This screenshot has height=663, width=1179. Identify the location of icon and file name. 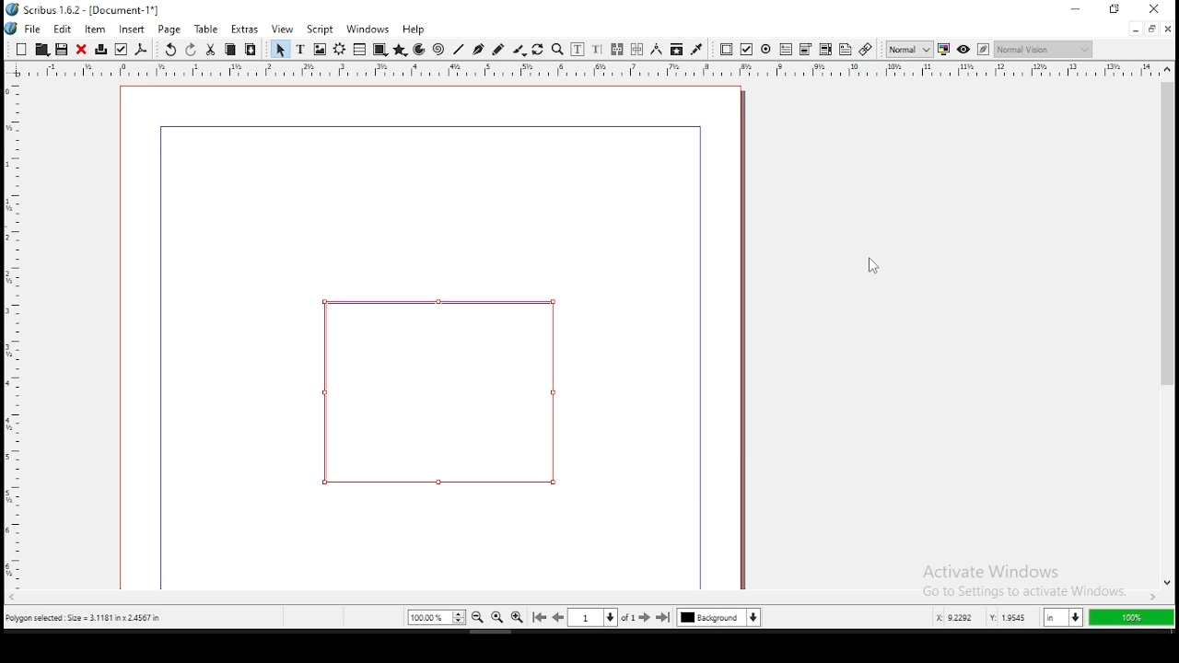
(84, 10).